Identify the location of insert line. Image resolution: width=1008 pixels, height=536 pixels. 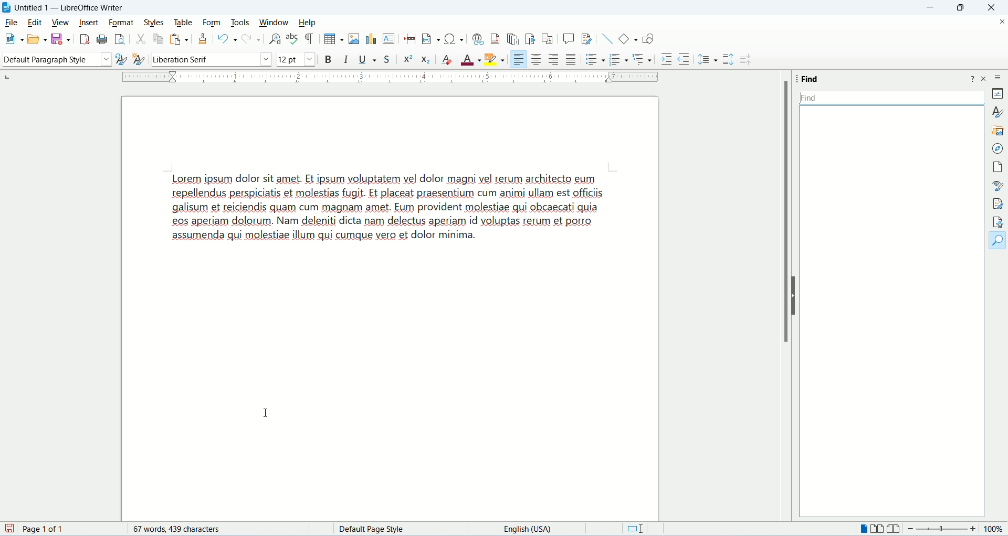
(607, 39).